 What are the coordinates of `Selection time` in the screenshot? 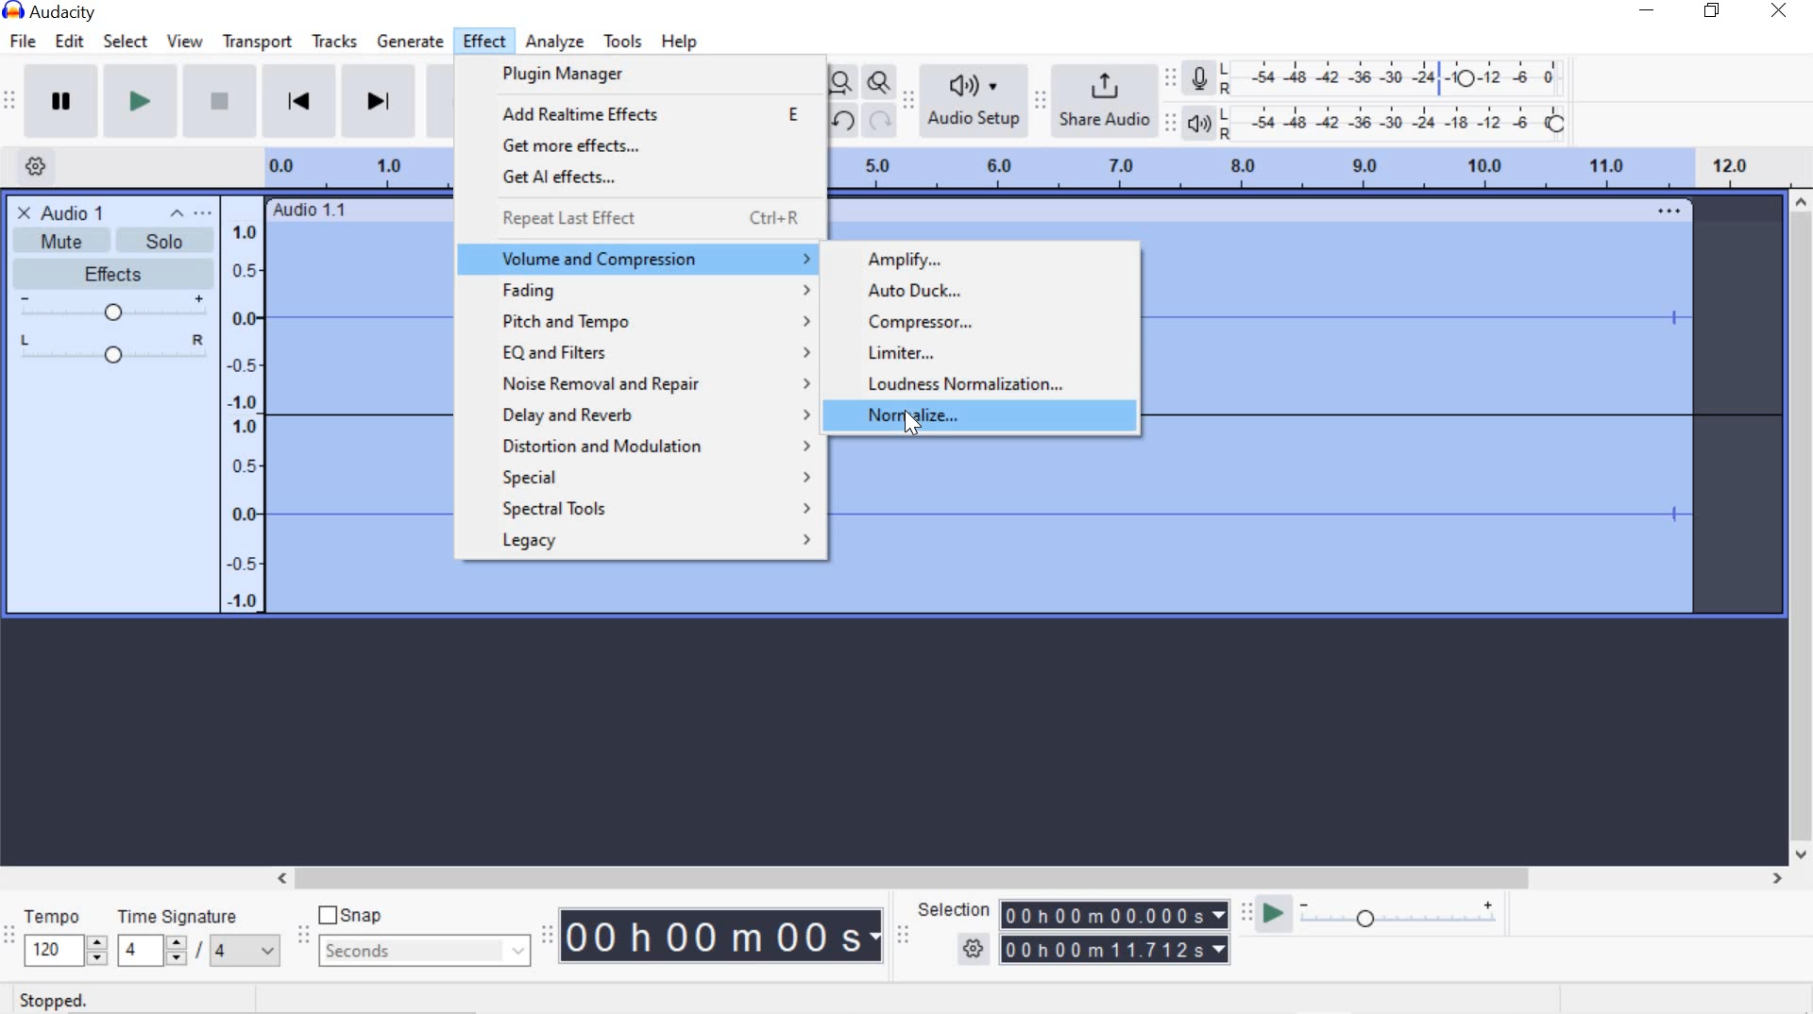 It's located at (1118, 933).